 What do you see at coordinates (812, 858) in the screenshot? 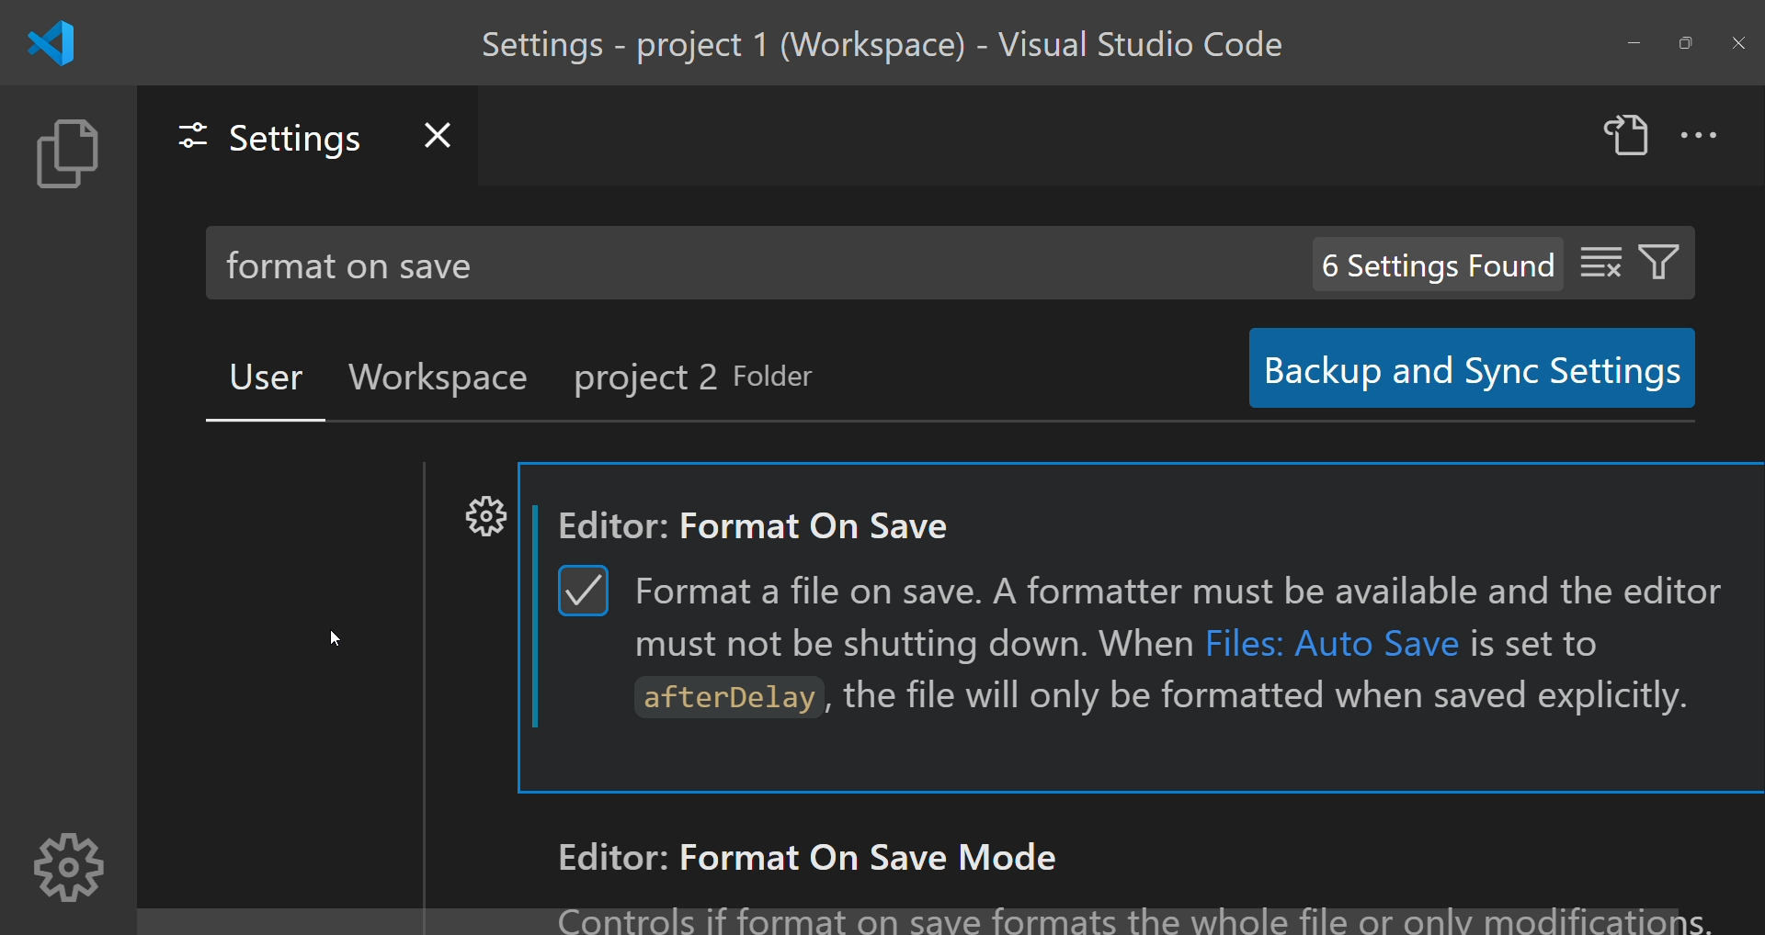
I see `Editor: format on save mode` at bounding box center [812, 858].